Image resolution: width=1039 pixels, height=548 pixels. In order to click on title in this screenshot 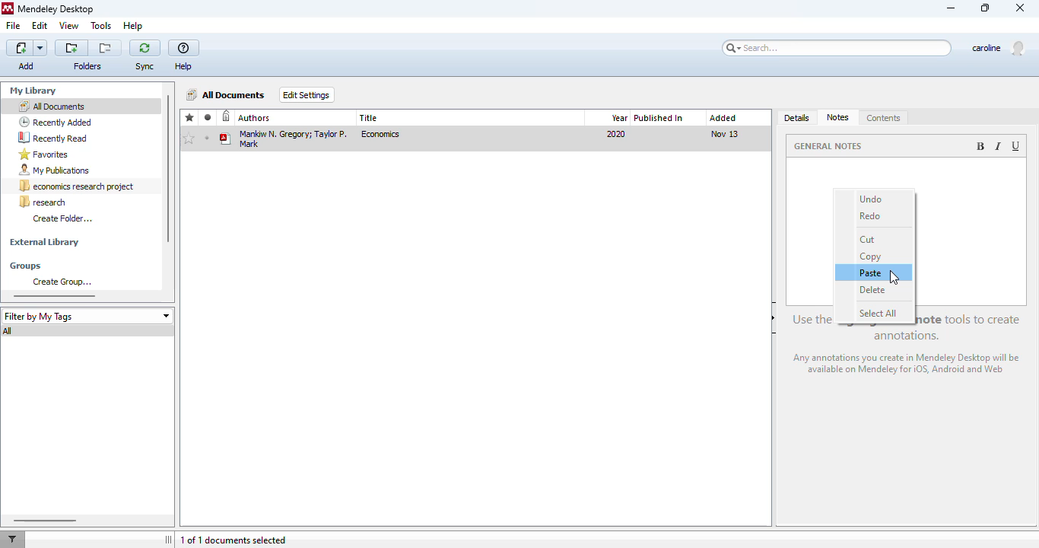, I will do `click(370, 118)`.